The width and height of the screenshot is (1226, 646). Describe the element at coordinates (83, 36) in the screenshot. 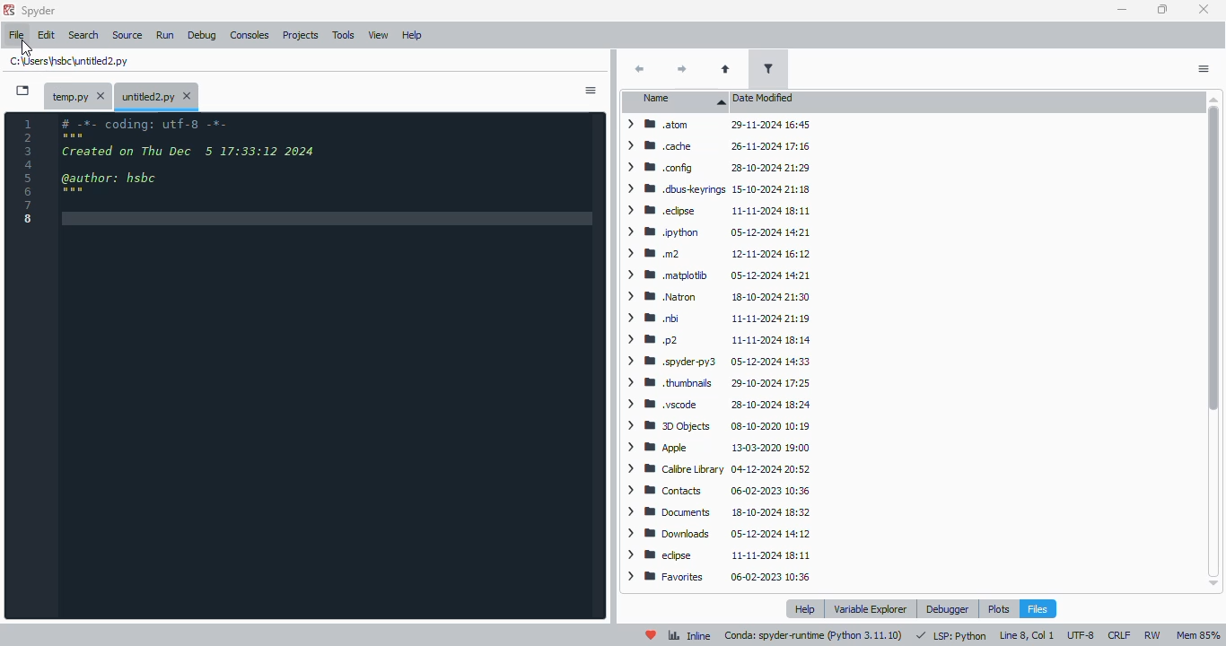

I see `search` at that location.